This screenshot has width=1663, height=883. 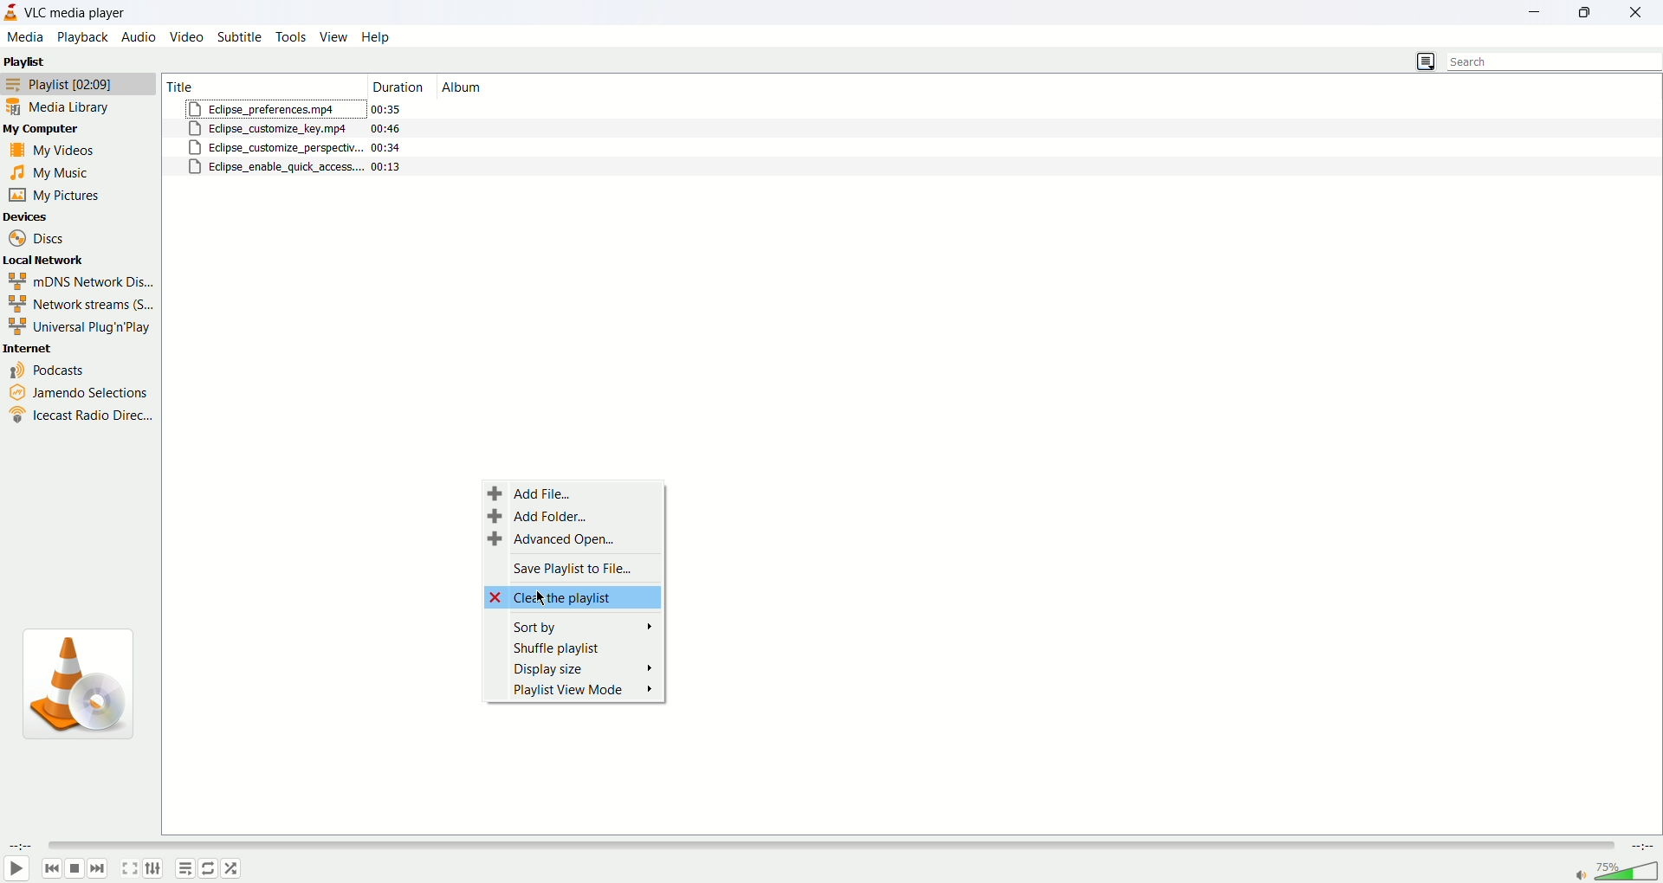 I want to click on elapsed time, so click(x=20, y=847).